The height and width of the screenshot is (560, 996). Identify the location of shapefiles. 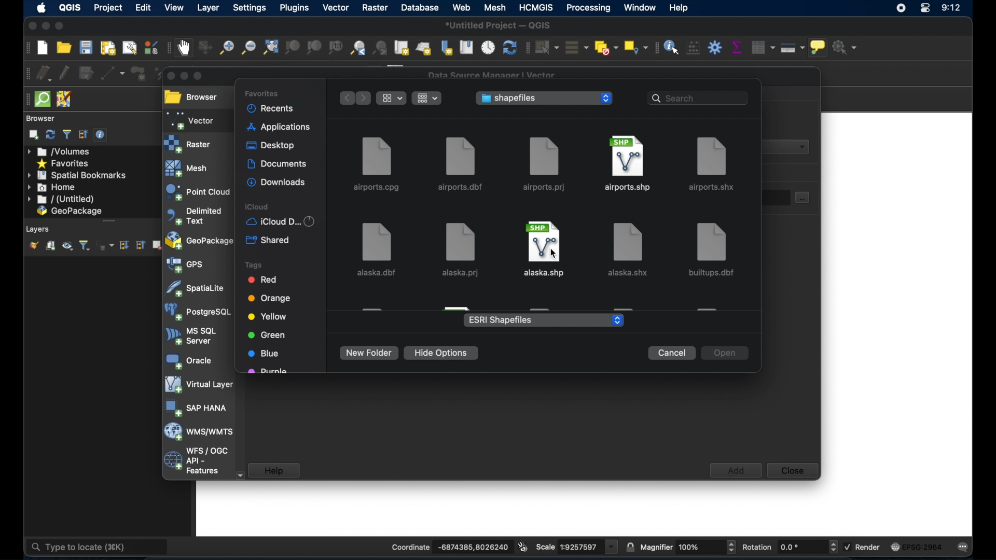
(508, 98).